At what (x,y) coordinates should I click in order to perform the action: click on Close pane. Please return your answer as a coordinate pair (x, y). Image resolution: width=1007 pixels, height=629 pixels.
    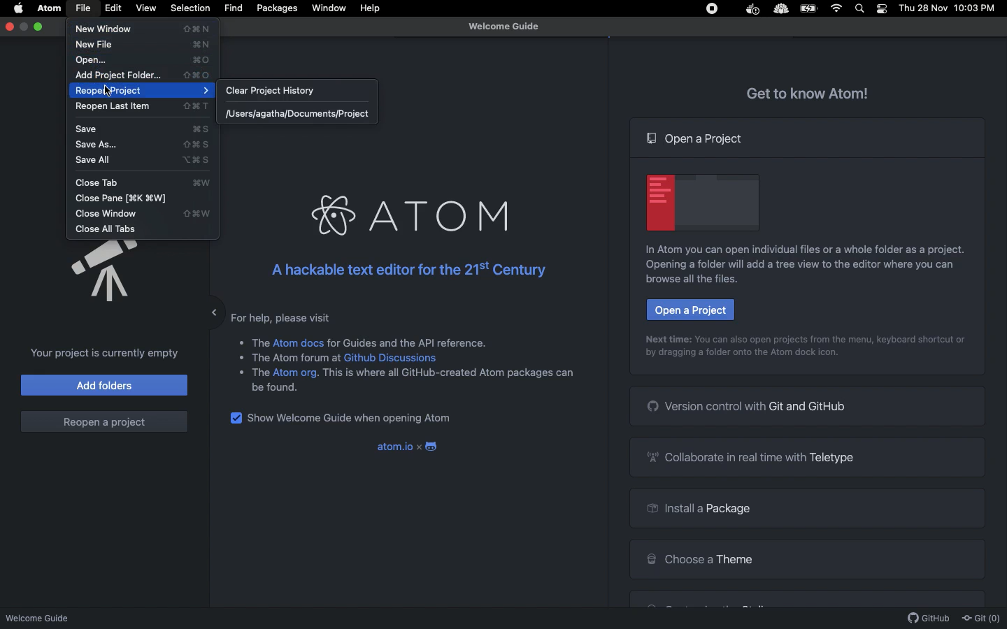
    Looking at the image, I should click on (129, 198).